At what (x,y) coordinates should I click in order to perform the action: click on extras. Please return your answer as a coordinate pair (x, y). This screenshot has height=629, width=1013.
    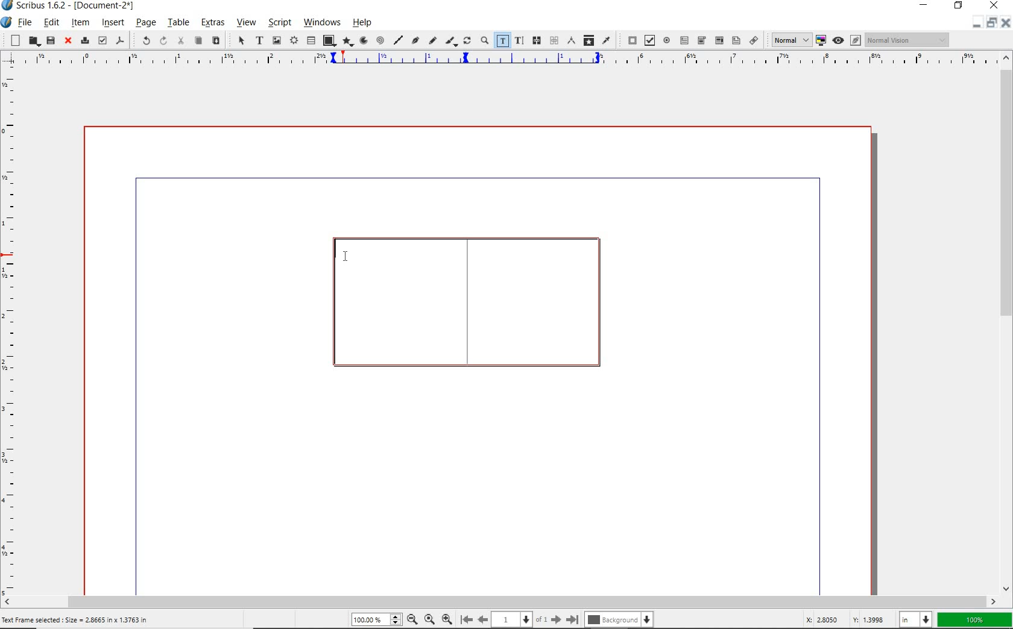
    Looking at the image, I should click on (213, 23).